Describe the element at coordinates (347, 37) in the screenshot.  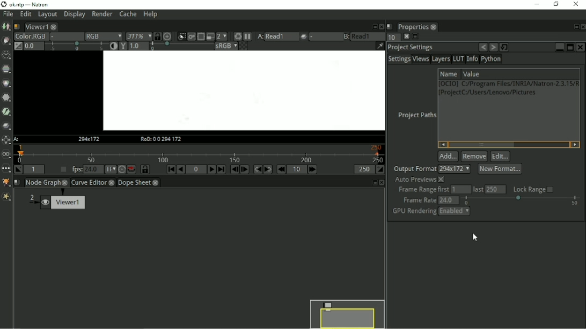
I see `Viewer input B` at that location.